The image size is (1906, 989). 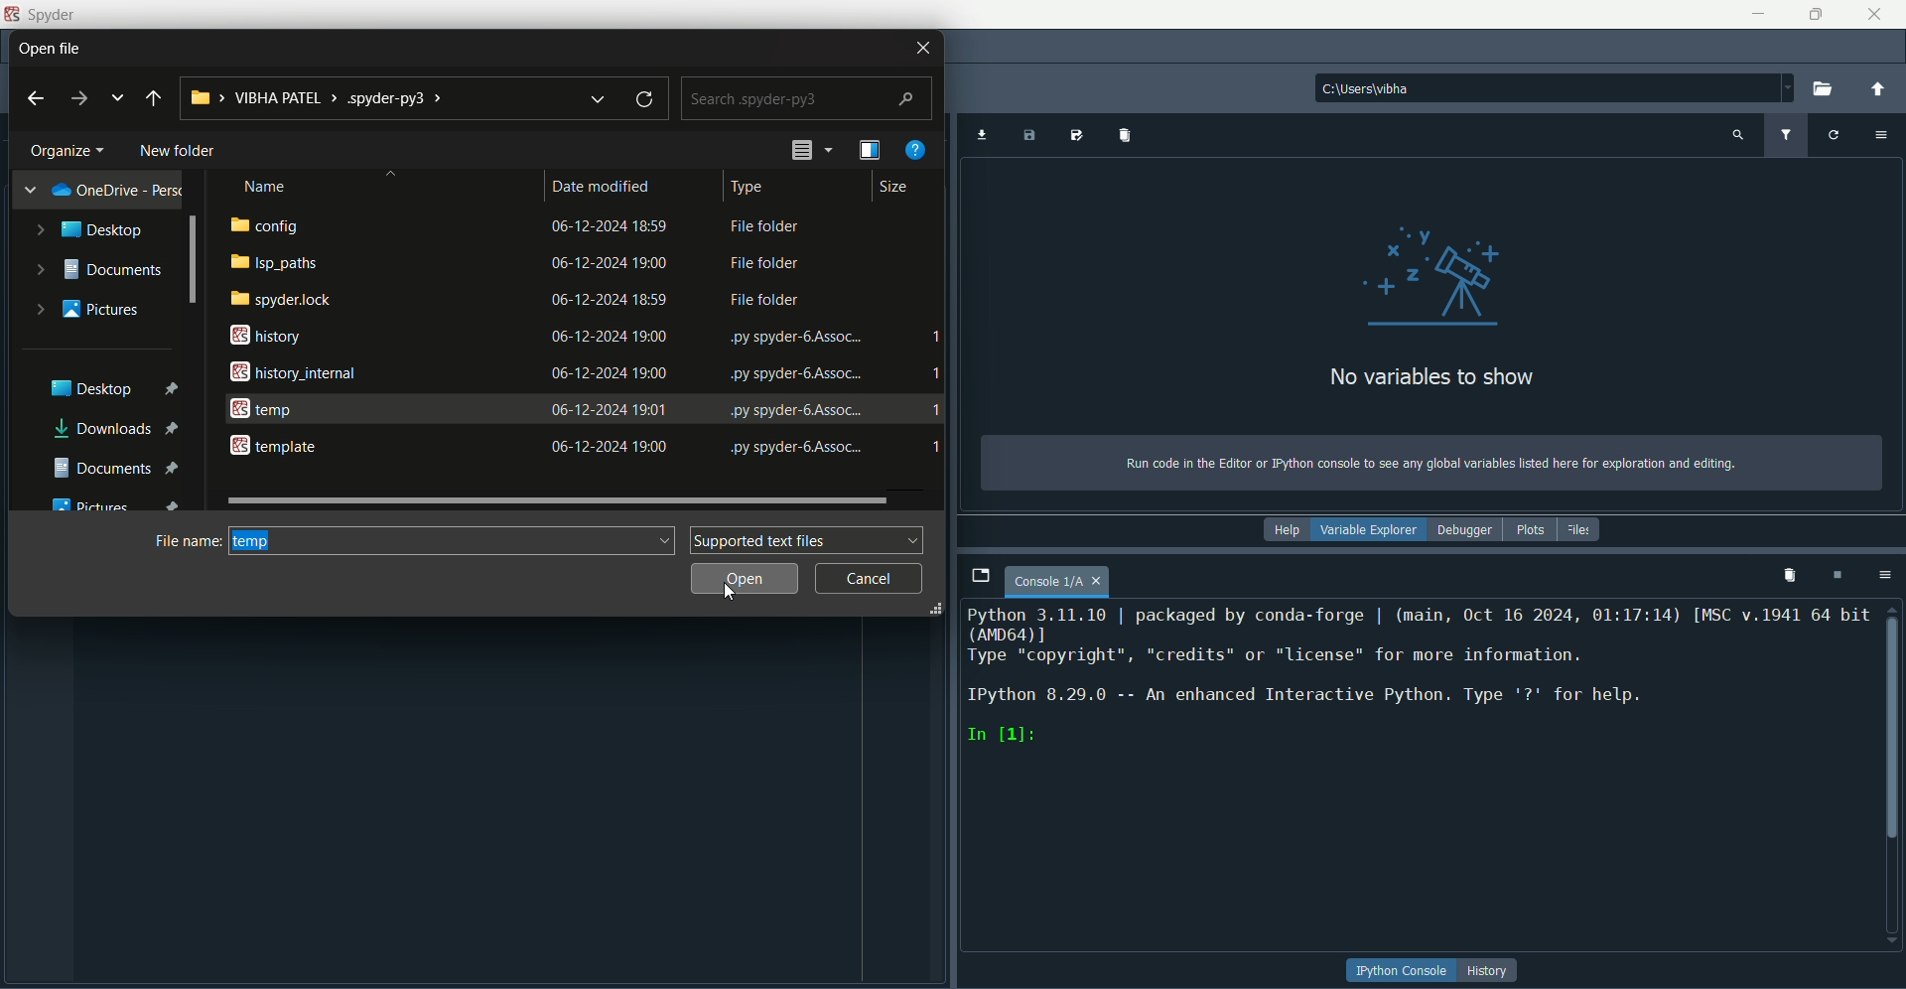 I want to click on text, so click(x=766, y=263).